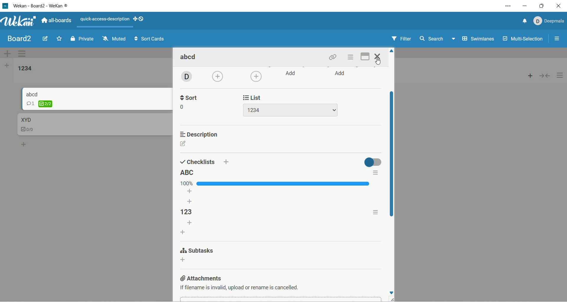  Describe the element at coordinates (186, 77) in the screenshot. I see `avatar` at that location.